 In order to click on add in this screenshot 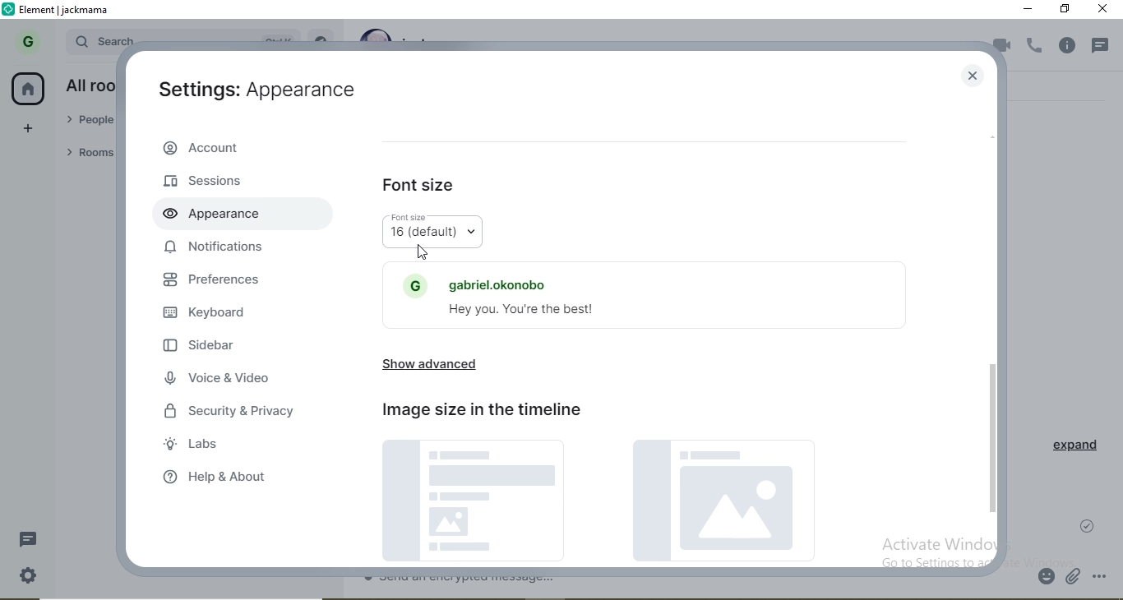, I will do `click(30, 129)`.